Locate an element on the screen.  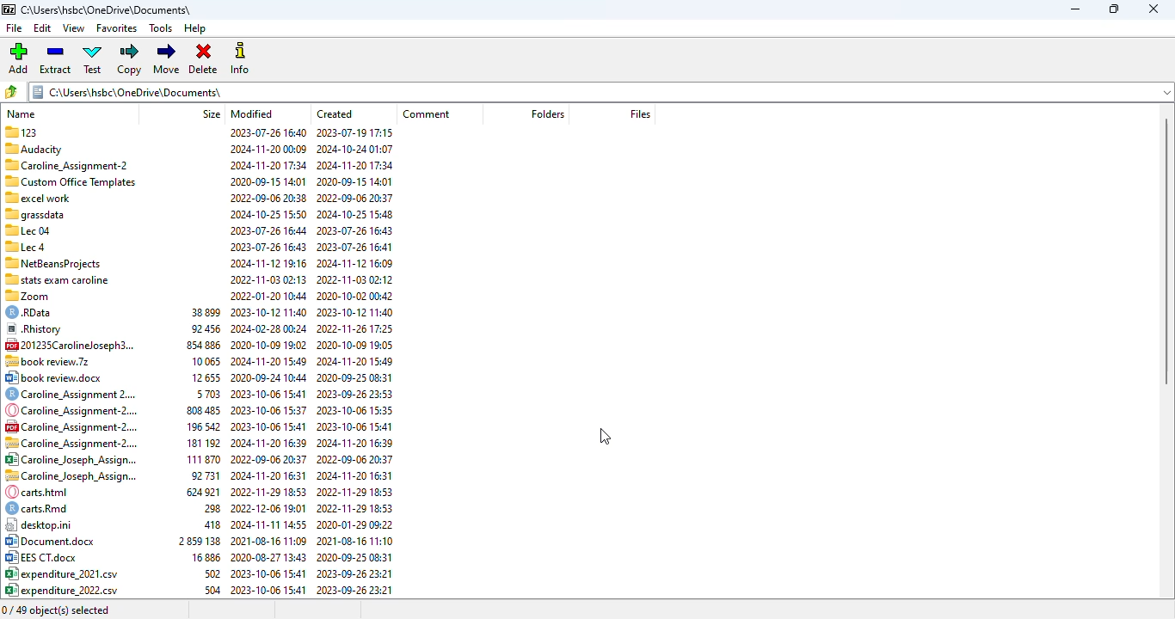
maximize is located at coordinates (1114, 9).